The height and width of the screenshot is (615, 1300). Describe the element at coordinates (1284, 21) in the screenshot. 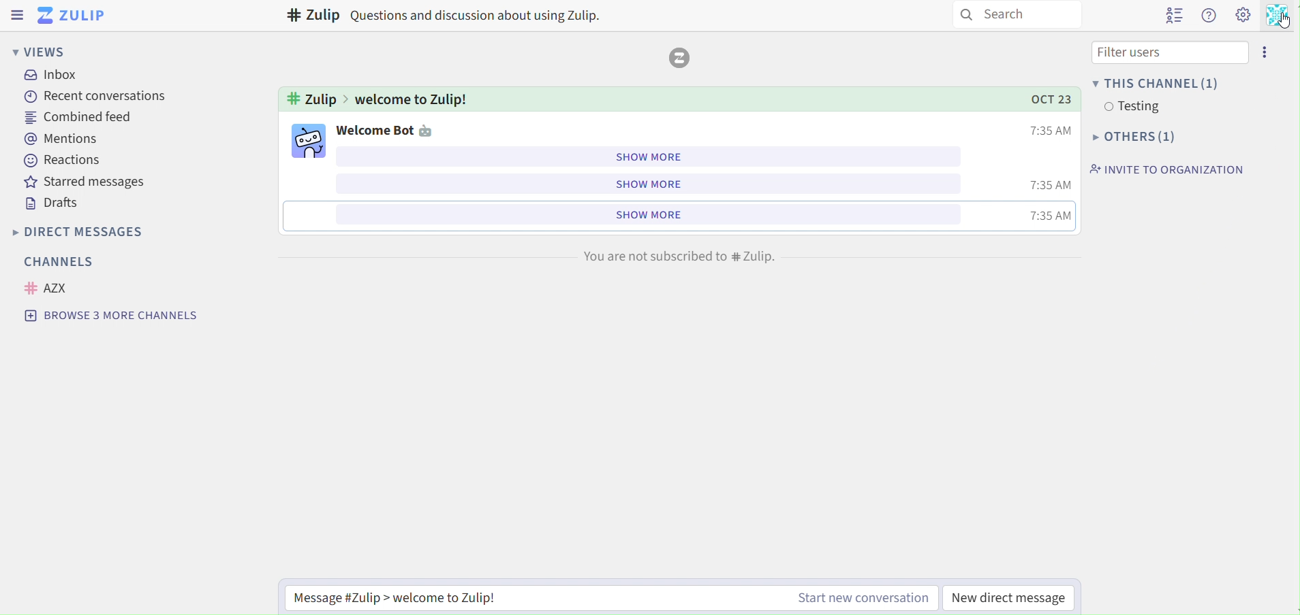

I see `cursor` at that location.